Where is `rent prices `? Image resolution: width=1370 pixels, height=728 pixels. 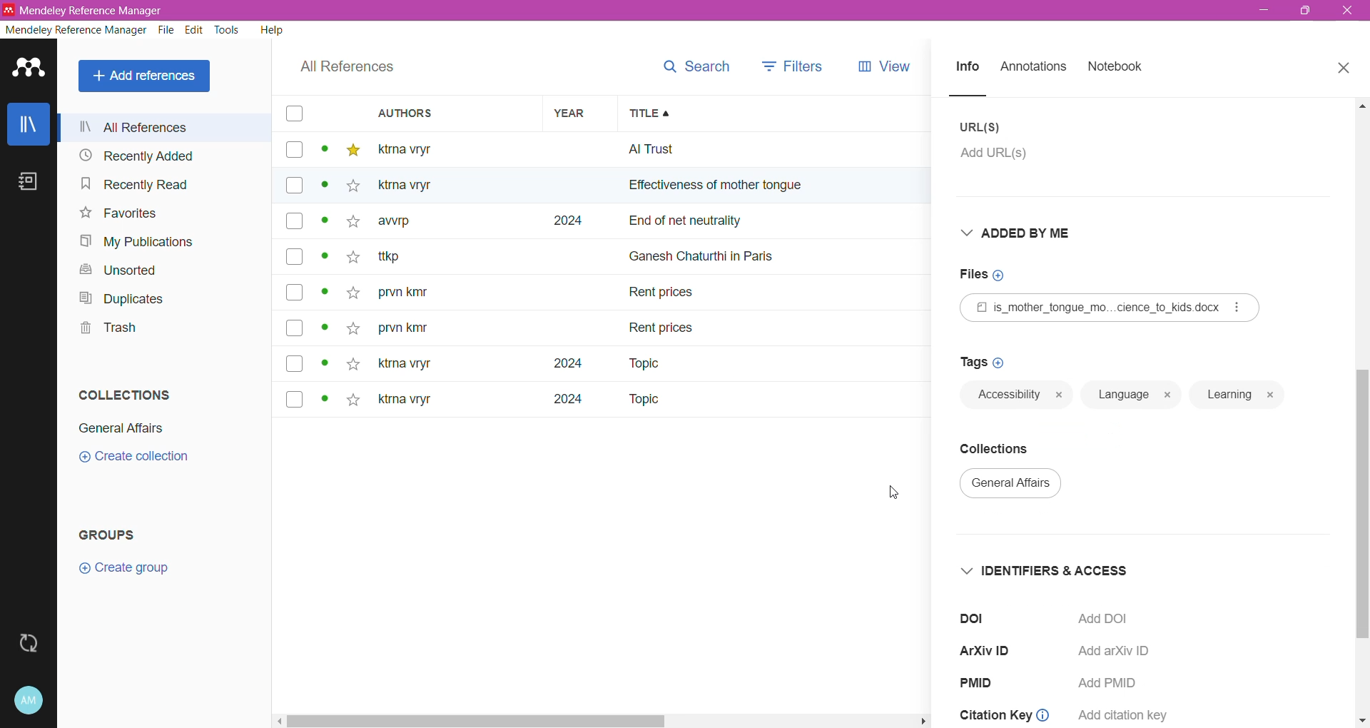 rent prices  is located at coordinates (664, 325).